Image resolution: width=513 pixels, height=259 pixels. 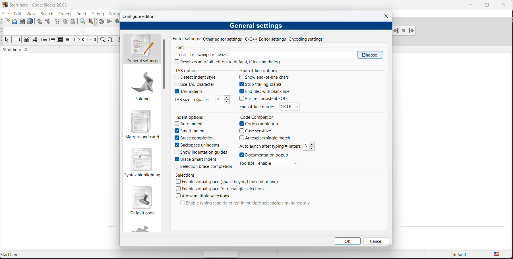 What do you see at coordinates (264, 154) in the screenshot?
I see `documentation popup` at bounding box center [264, 154].